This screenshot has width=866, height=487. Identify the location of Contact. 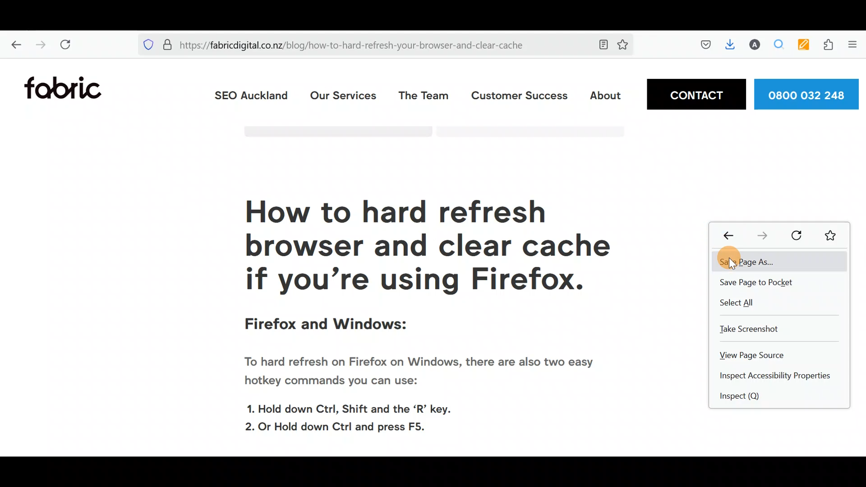
(695, 94).